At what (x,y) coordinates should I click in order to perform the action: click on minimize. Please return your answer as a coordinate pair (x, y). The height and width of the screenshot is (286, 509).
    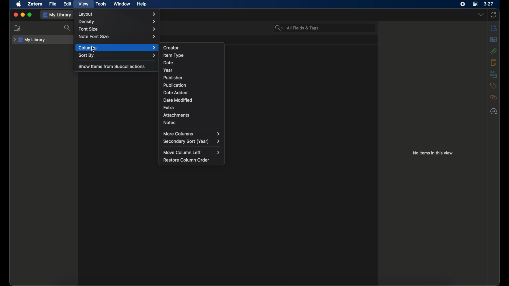
    Looking at the image, I should click on (23, 15).